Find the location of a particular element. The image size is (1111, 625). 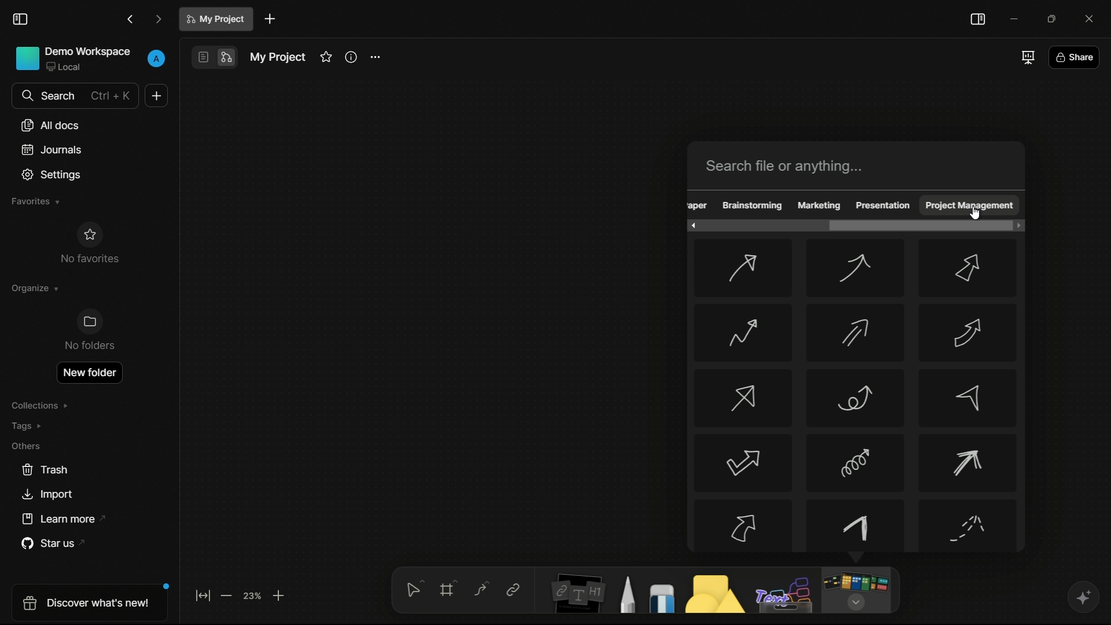

informations is located at coordinates (351, 57).